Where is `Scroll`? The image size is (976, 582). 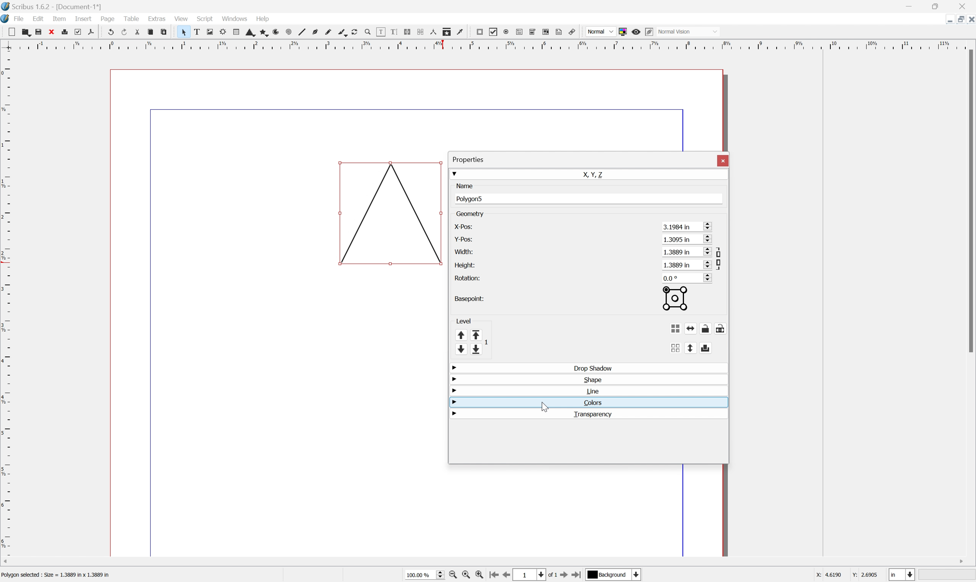 Scroll is located at coordinates (706, 277).